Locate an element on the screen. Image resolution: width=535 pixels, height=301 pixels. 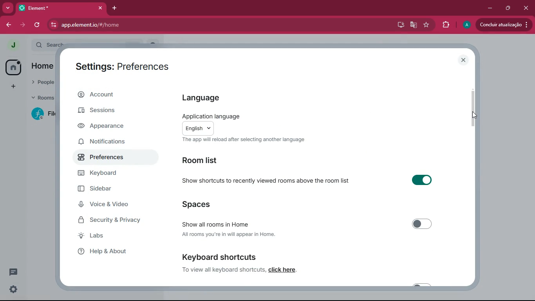
forward is located at coordinates (24, 25).